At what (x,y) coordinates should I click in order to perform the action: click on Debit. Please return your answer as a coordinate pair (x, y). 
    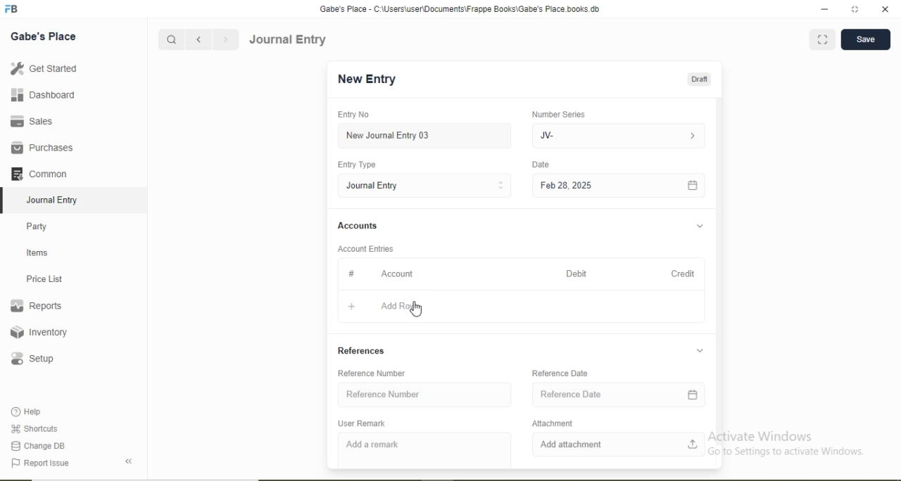
    Looking at the image, I should click on (576, 274).